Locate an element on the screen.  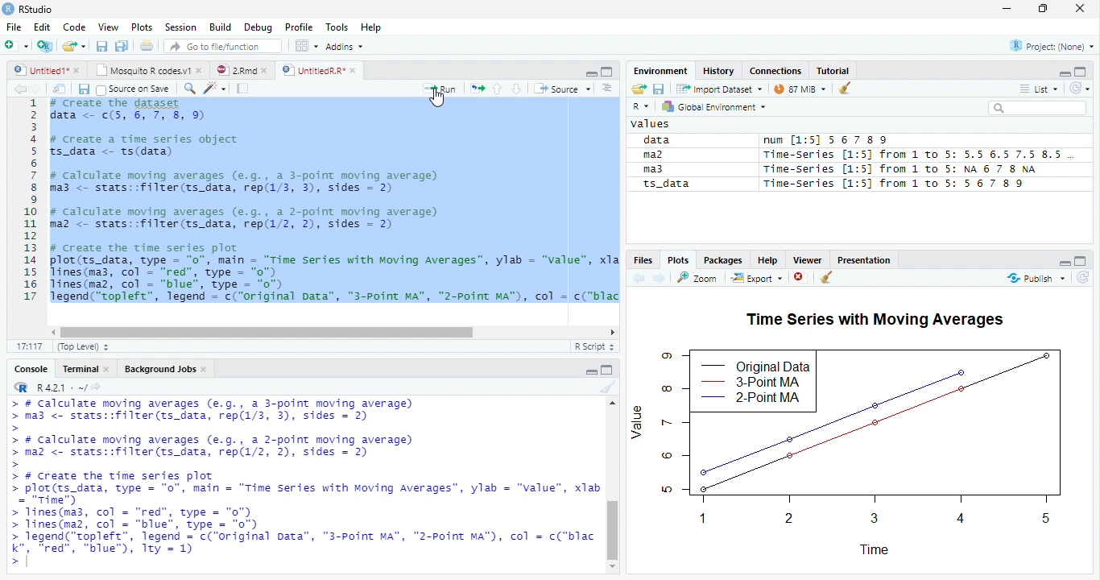
cursor is located at coordinates (436, 96).